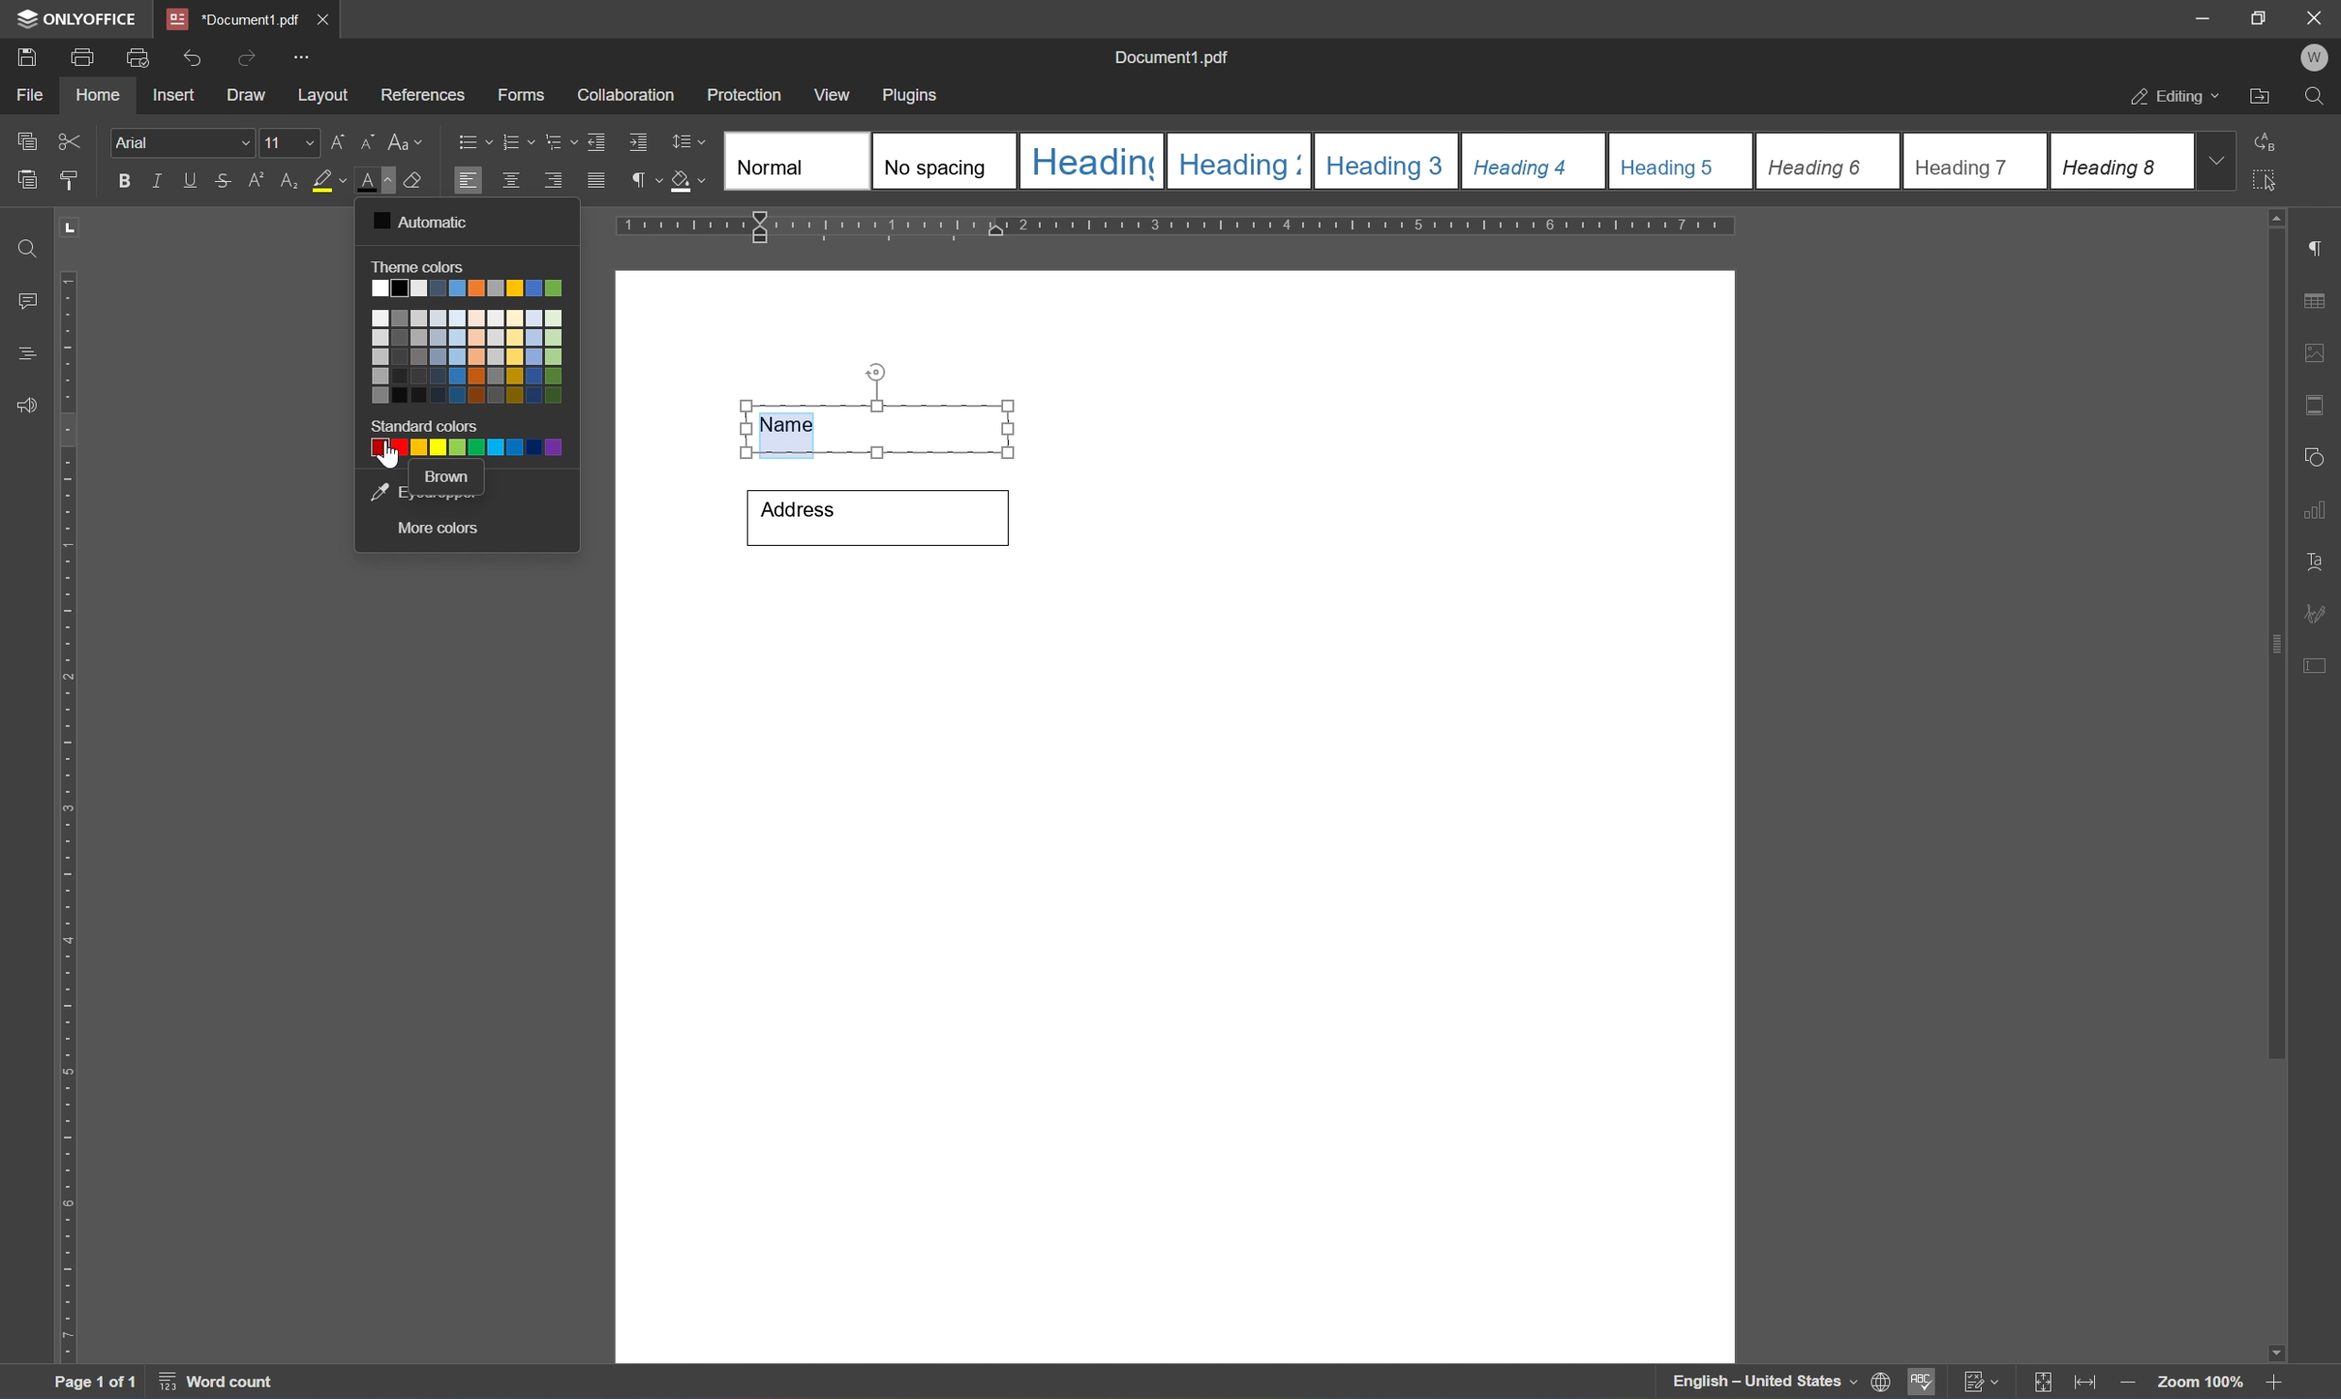 Image resolution: width=2341 pixels, height=1399 pixels. What do you see at coordinates (25, 140) in the screenshot?
I see `copy` at bounding box center [25, 140].